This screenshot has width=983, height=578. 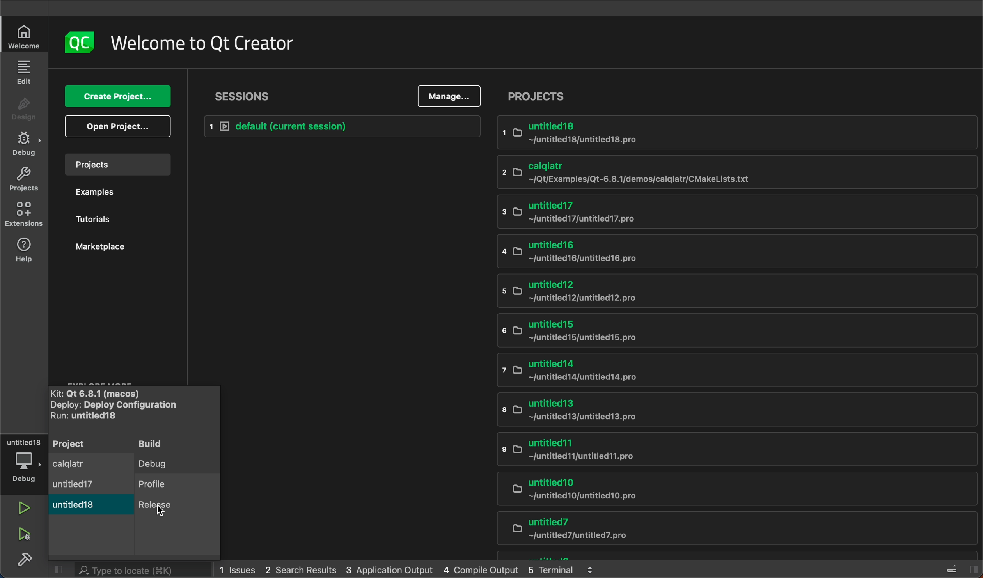 I want to click on Current session, so click(x=344, y=126).